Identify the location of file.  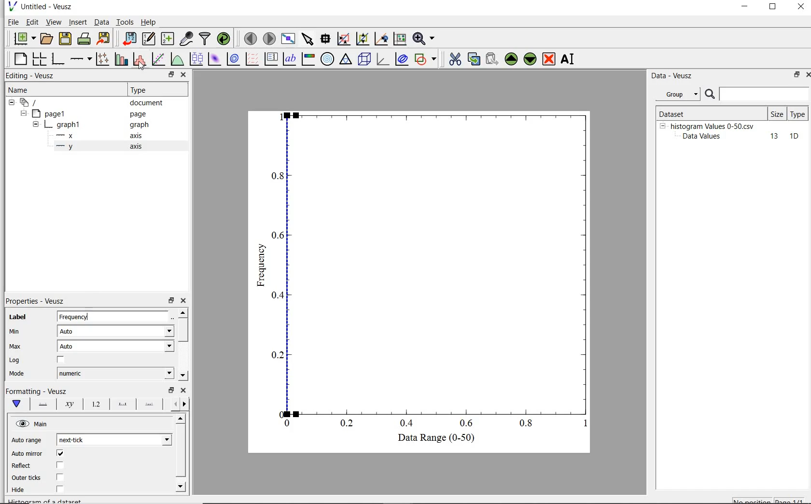
(13, 22).